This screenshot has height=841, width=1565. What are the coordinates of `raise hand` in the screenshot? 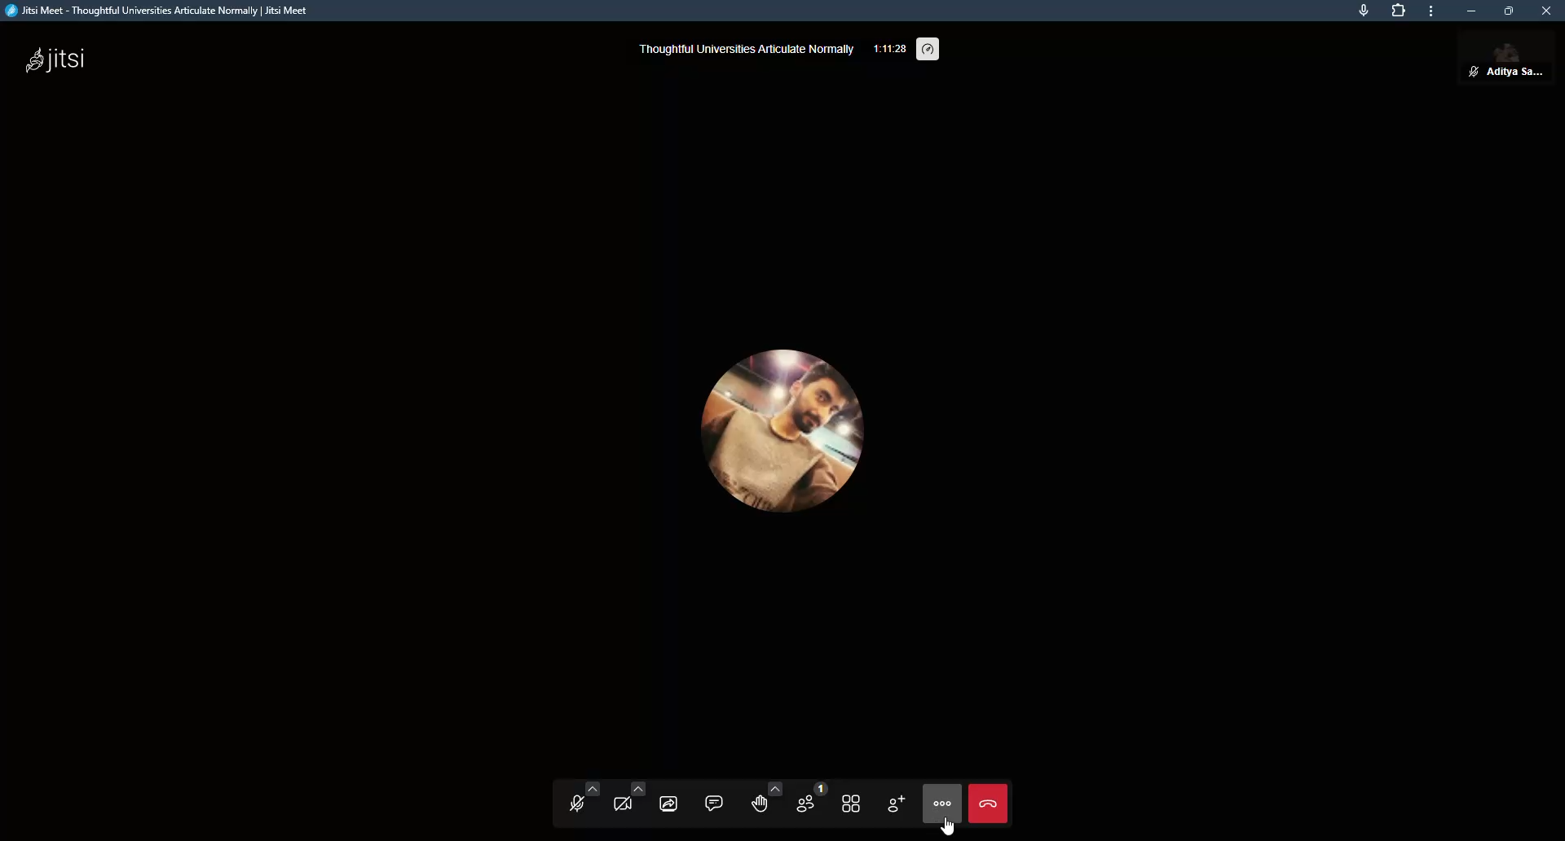 It's located at (763, 800).